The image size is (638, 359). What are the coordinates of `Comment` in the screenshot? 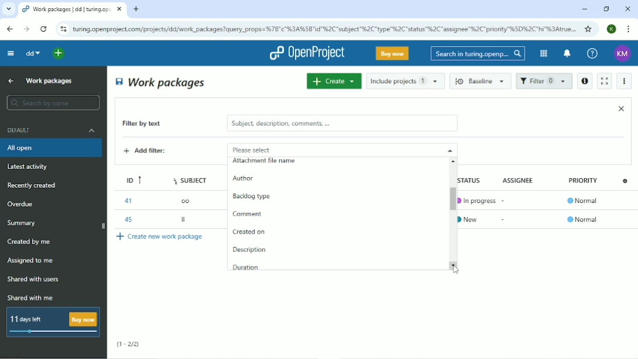 It's located at (249, 213).